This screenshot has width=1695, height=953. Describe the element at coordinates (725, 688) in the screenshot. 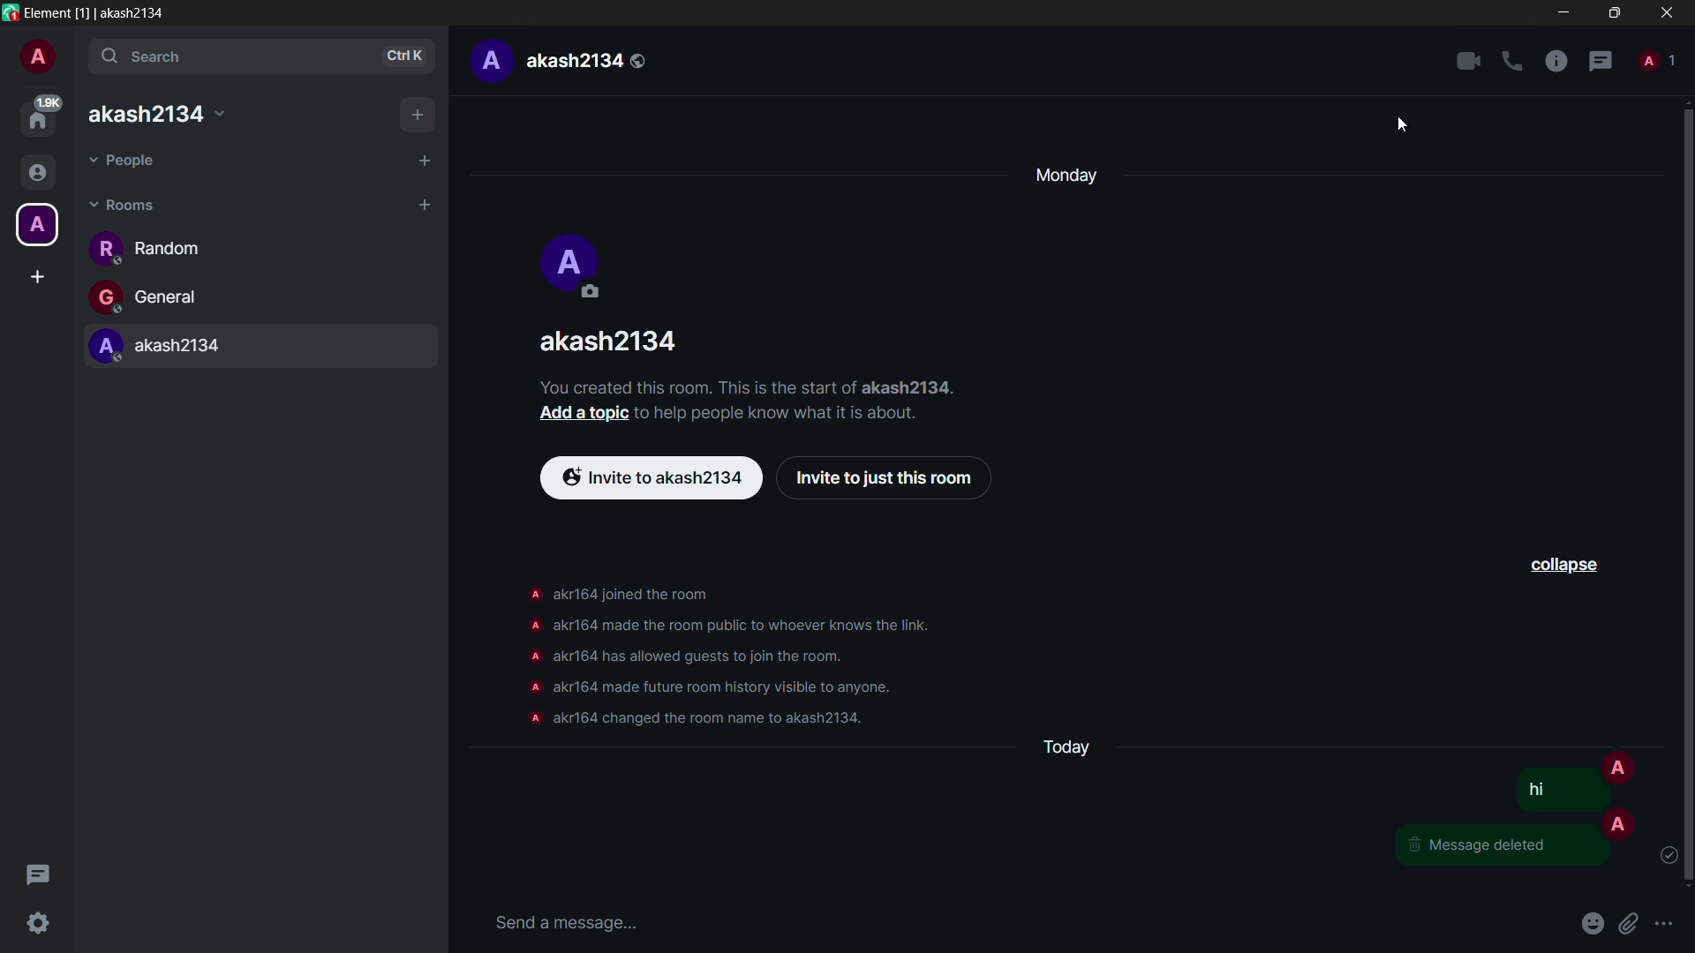

I see `akr164 made future room visible to anyone.` at that location.